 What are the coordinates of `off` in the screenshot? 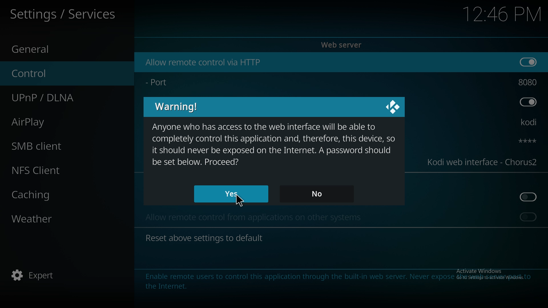 It's located at (529, 197).